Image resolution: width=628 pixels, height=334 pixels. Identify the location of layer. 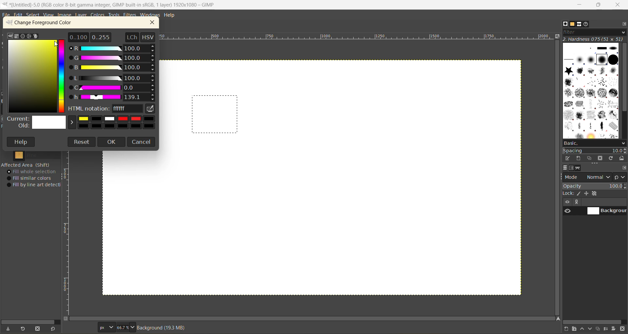
(81, 15).